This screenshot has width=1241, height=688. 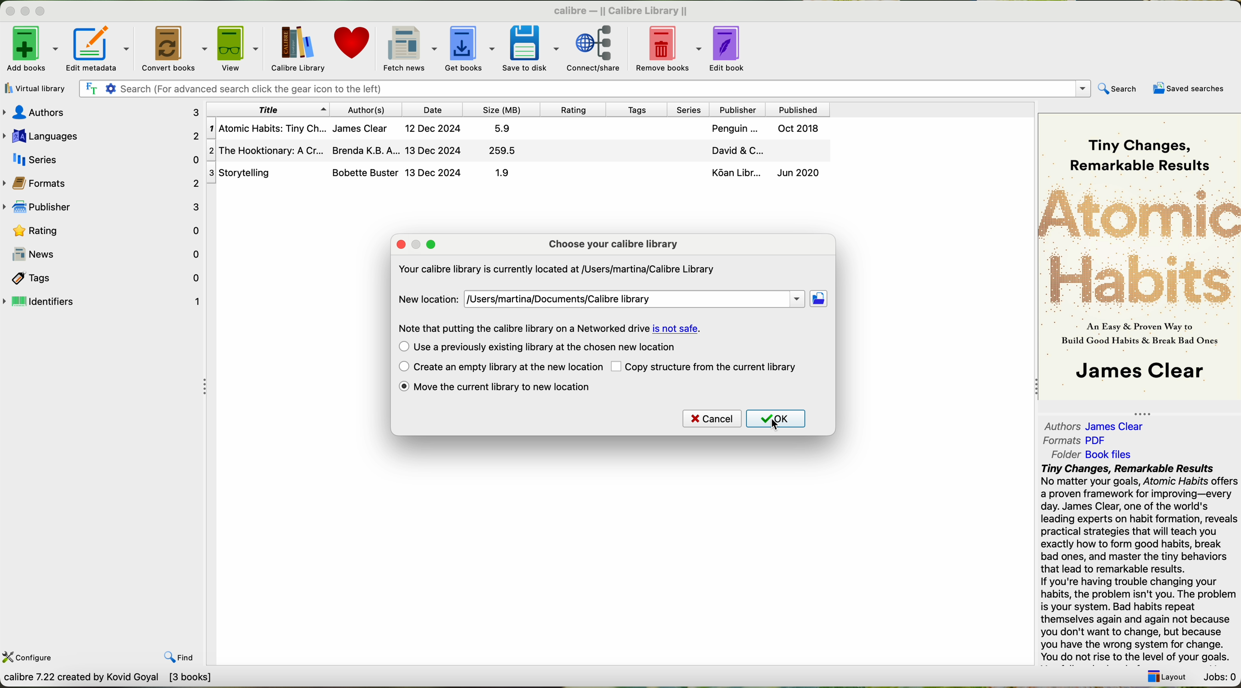 I want to click on configure, so click(x=37, y=659).